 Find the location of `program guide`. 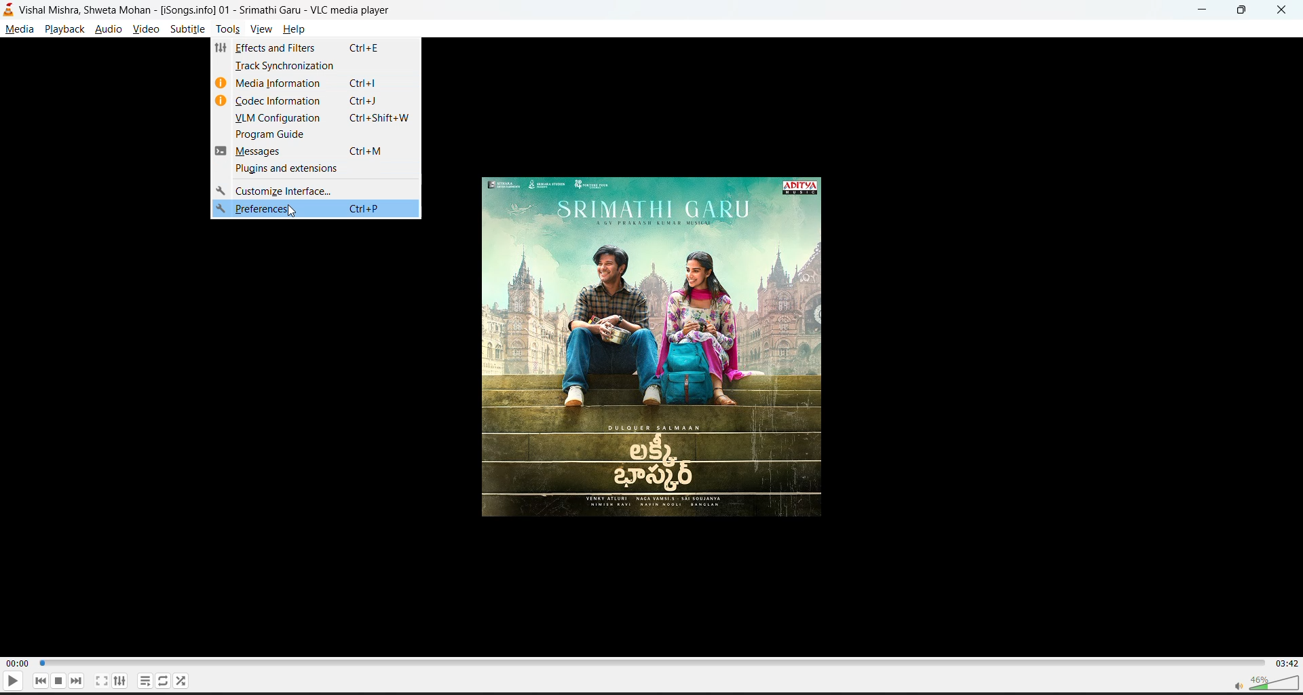

program guide is located at coordinates (318, 134).